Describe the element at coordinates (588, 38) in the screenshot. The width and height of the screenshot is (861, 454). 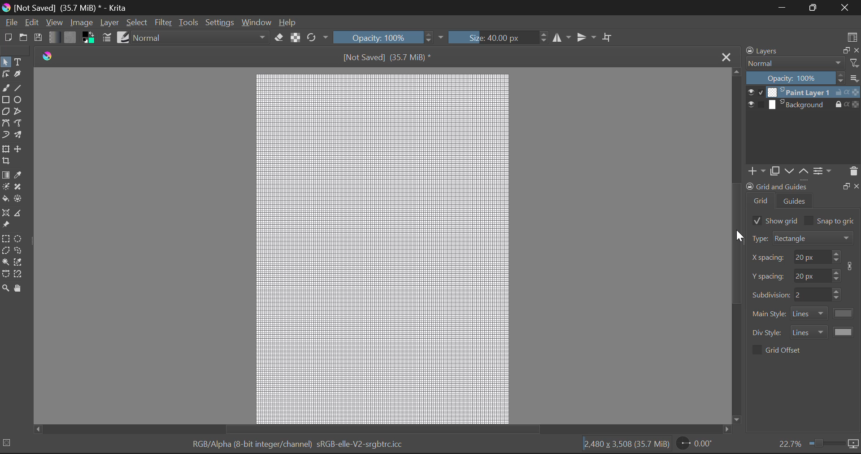
I see `Horizontal Mirror Flip` at that location.